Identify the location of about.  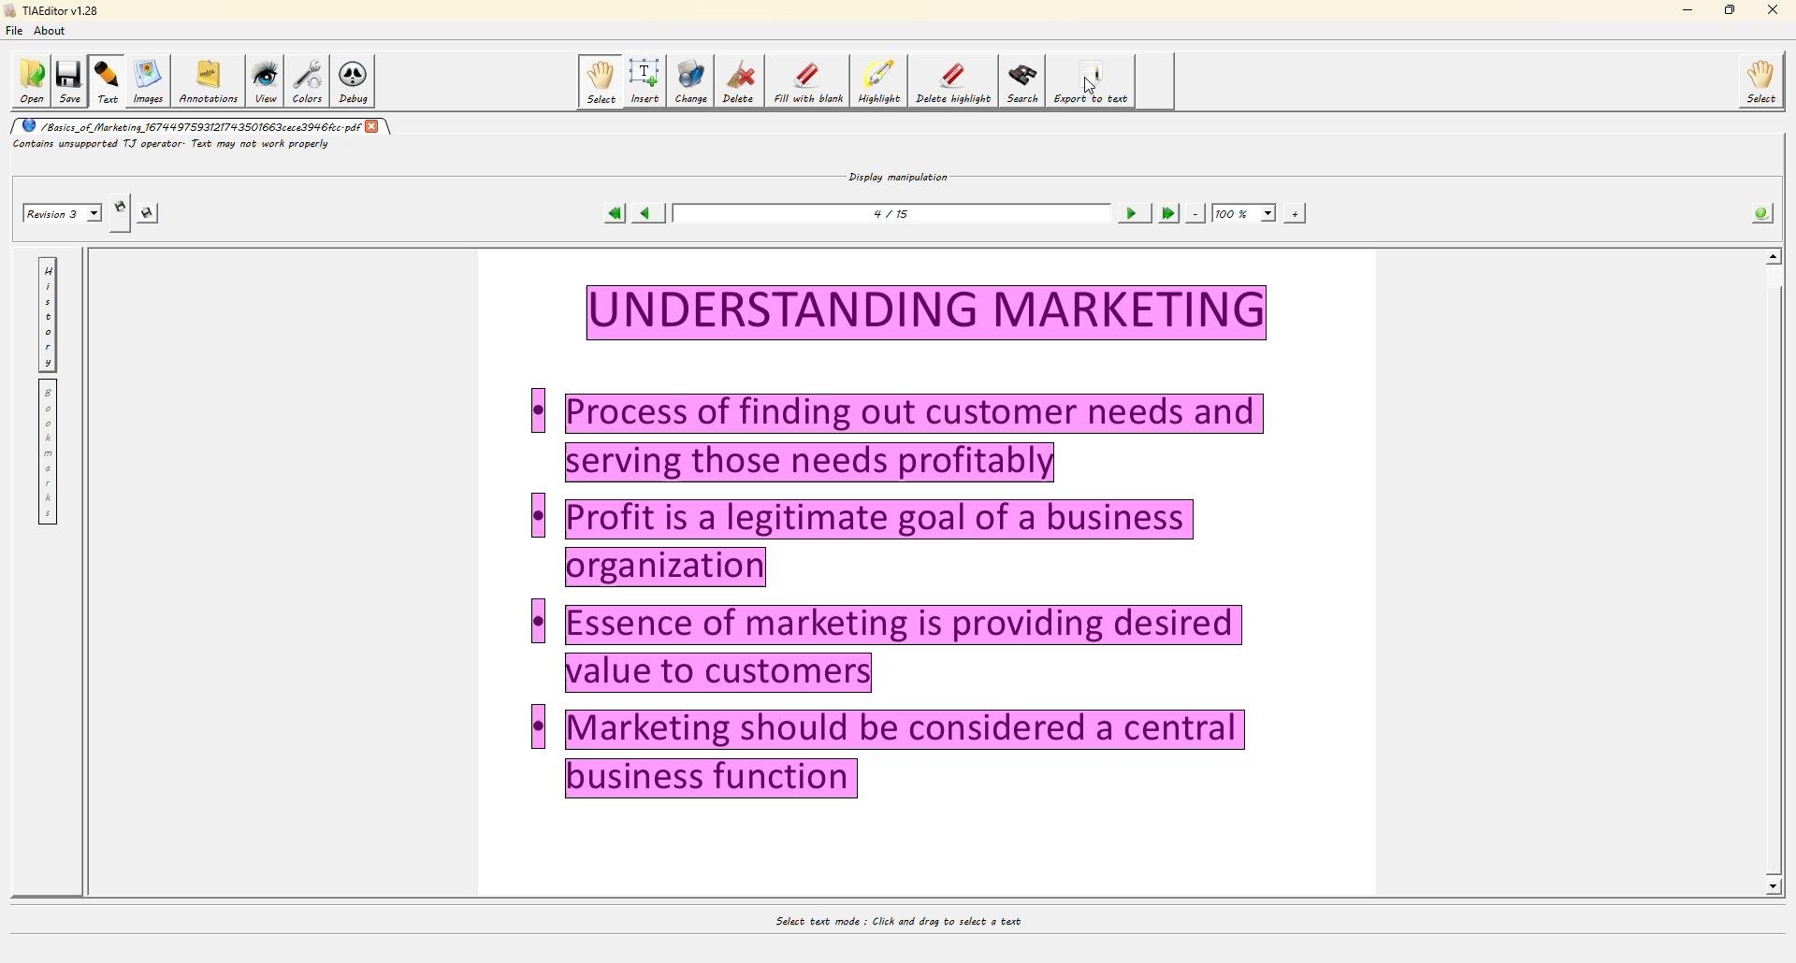
(51, 31).